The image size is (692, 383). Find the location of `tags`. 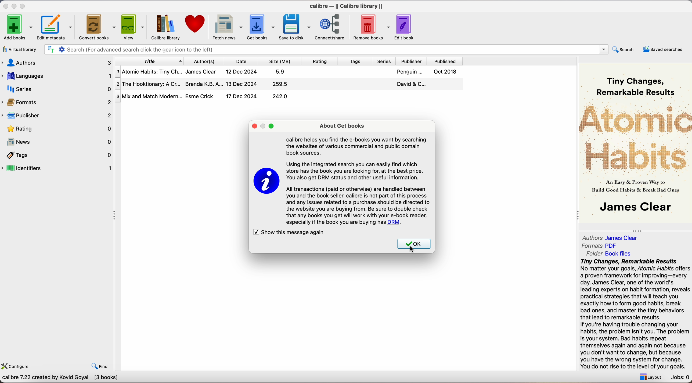

tags is located at coordinates (356, 62).